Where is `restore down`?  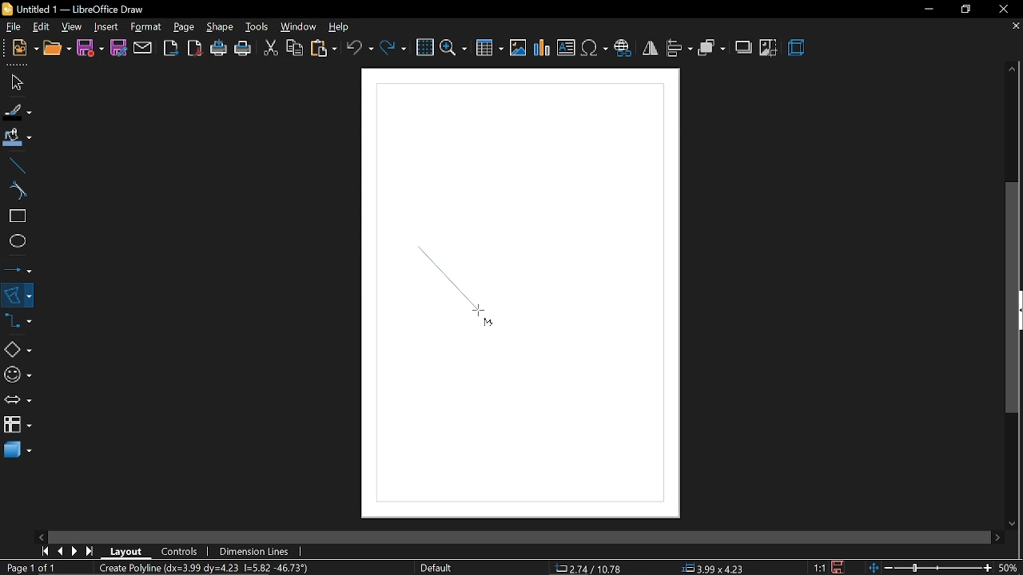 restore down is located at coordinates (966, 9).